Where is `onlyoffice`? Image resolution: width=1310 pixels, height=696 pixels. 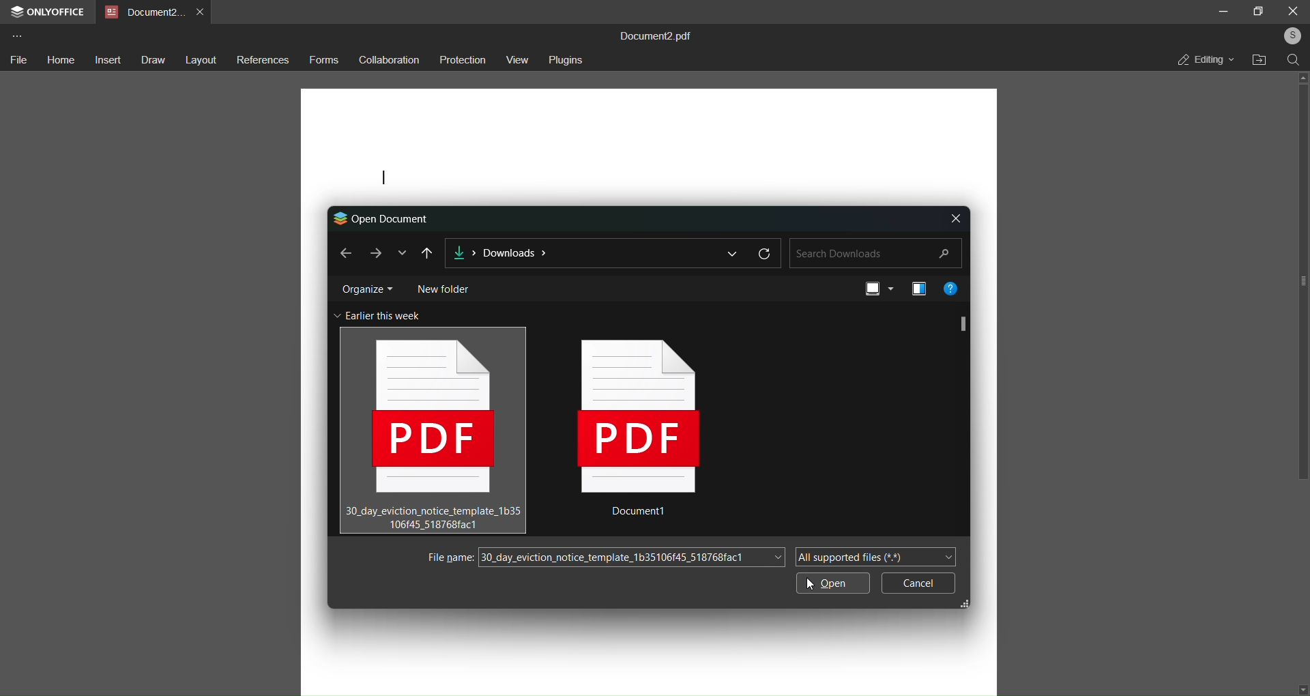
onlyoffice is located at coordinates (50, 13).